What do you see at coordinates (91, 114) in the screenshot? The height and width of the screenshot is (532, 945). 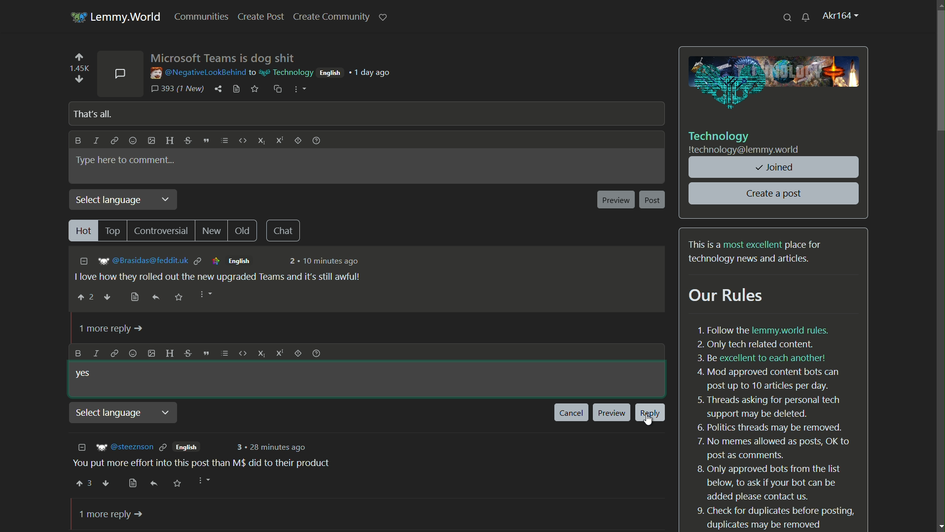 I see `that's all` at bounding box center [91, 114].